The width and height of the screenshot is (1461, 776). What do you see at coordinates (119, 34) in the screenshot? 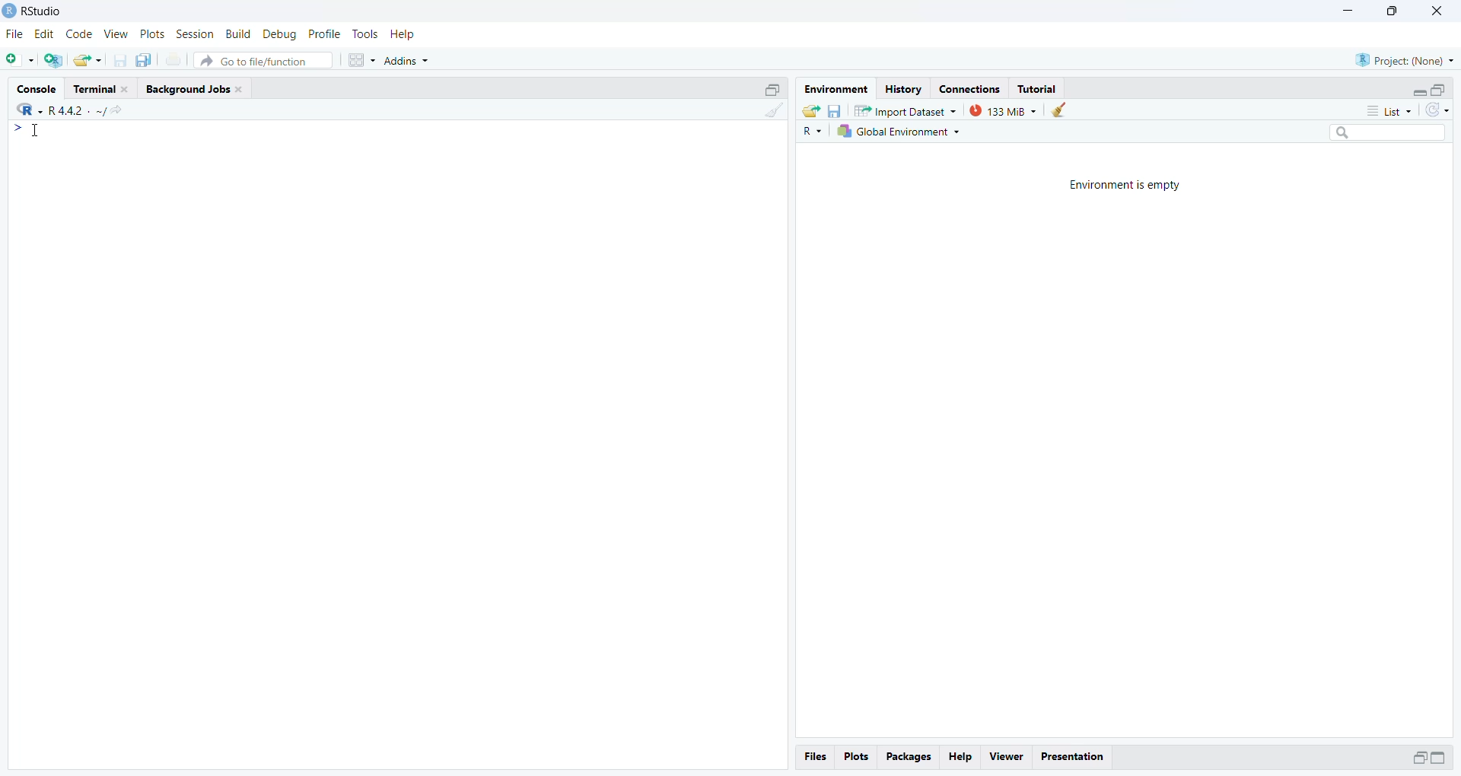
I see `view` at bounding box center [119, 34].